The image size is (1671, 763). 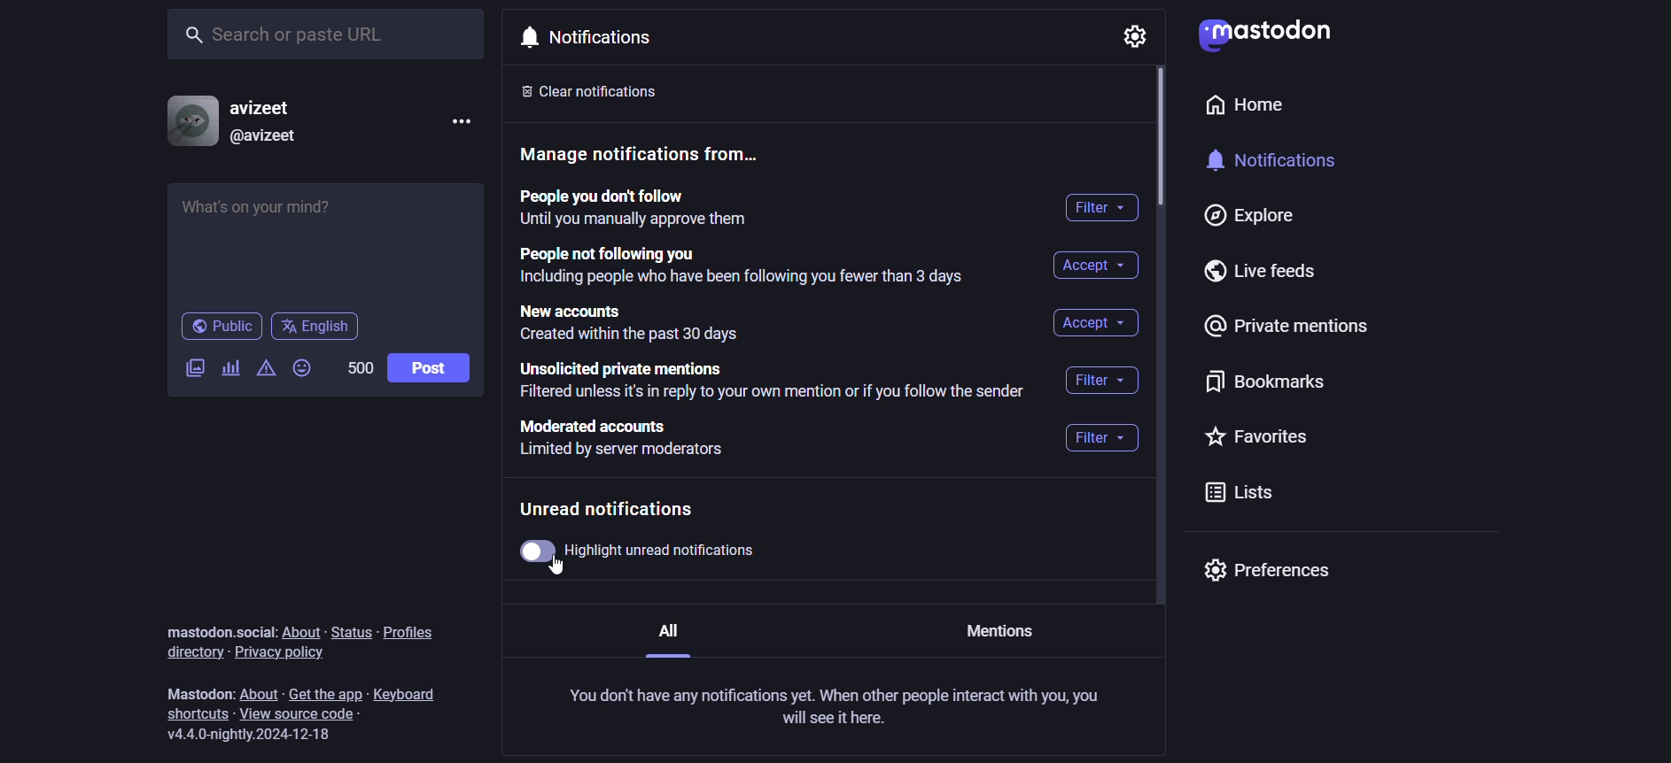 I want to click on notifications, so click(x=1274, y=164).